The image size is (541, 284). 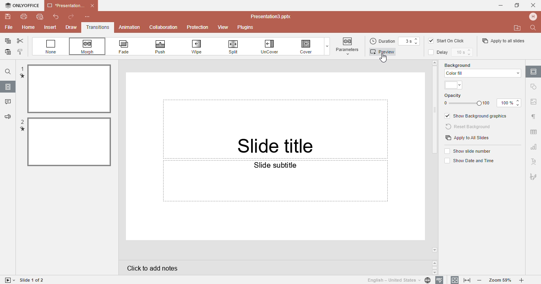 What do you see at coordinates (451, 41) in the screenshot?
I see `Start on click` at bounding box center [451, 41].